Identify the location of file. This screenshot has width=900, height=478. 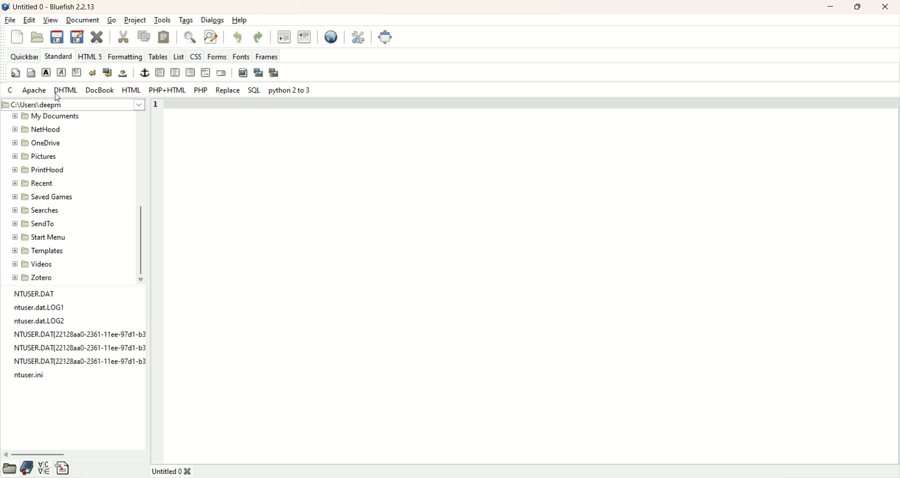
(79, 346).